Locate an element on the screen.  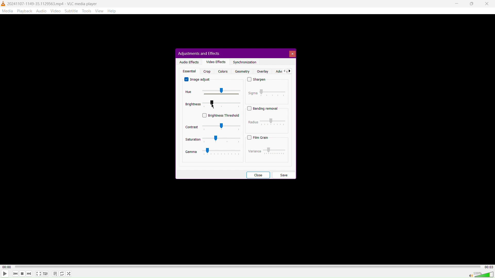
Sharpen is located at coordinates (257, 80).